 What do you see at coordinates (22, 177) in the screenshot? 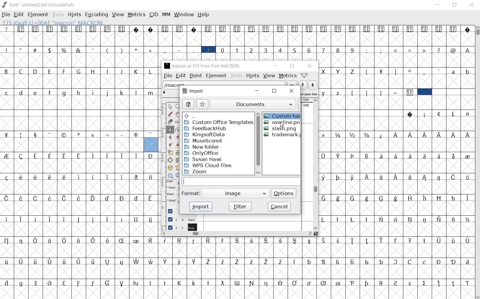
I see `Symbol` at bounding box center [22, 177].